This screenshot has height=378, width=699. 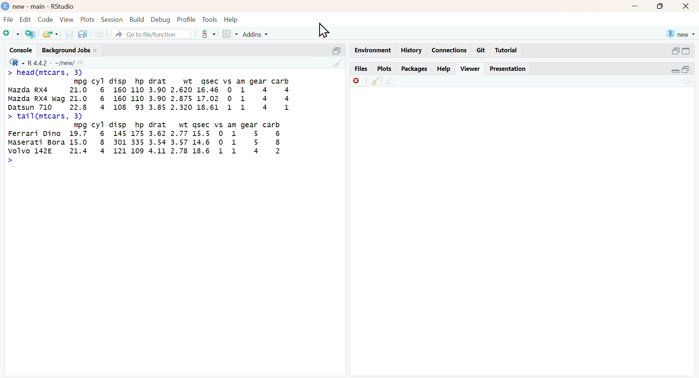 What do you see at coordinates (332, 50) in the screenshot?
I see `Minimize` at bounding box center [332, 50].